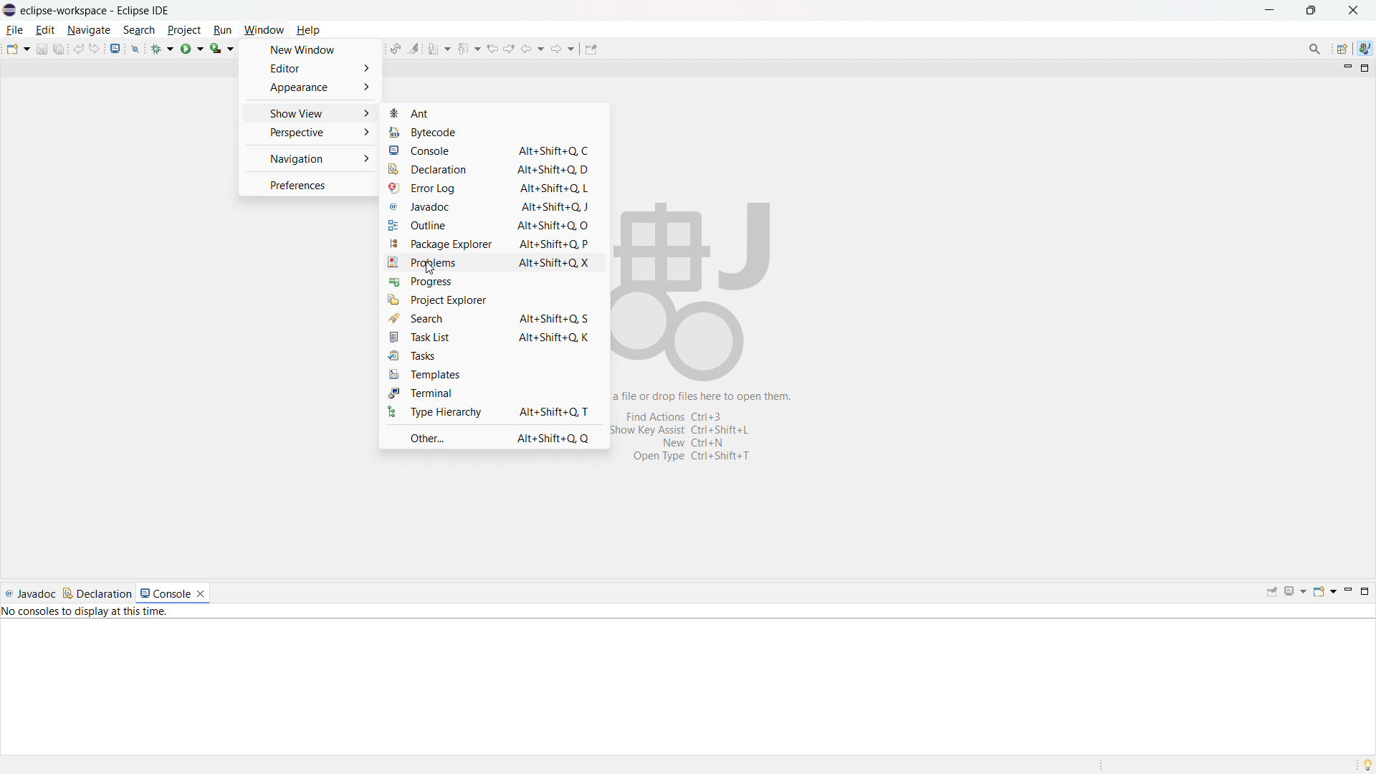 Image resolution: width=1376 pixels, height=774 pixels. I want to click on open perspective, so click(1343, 49).